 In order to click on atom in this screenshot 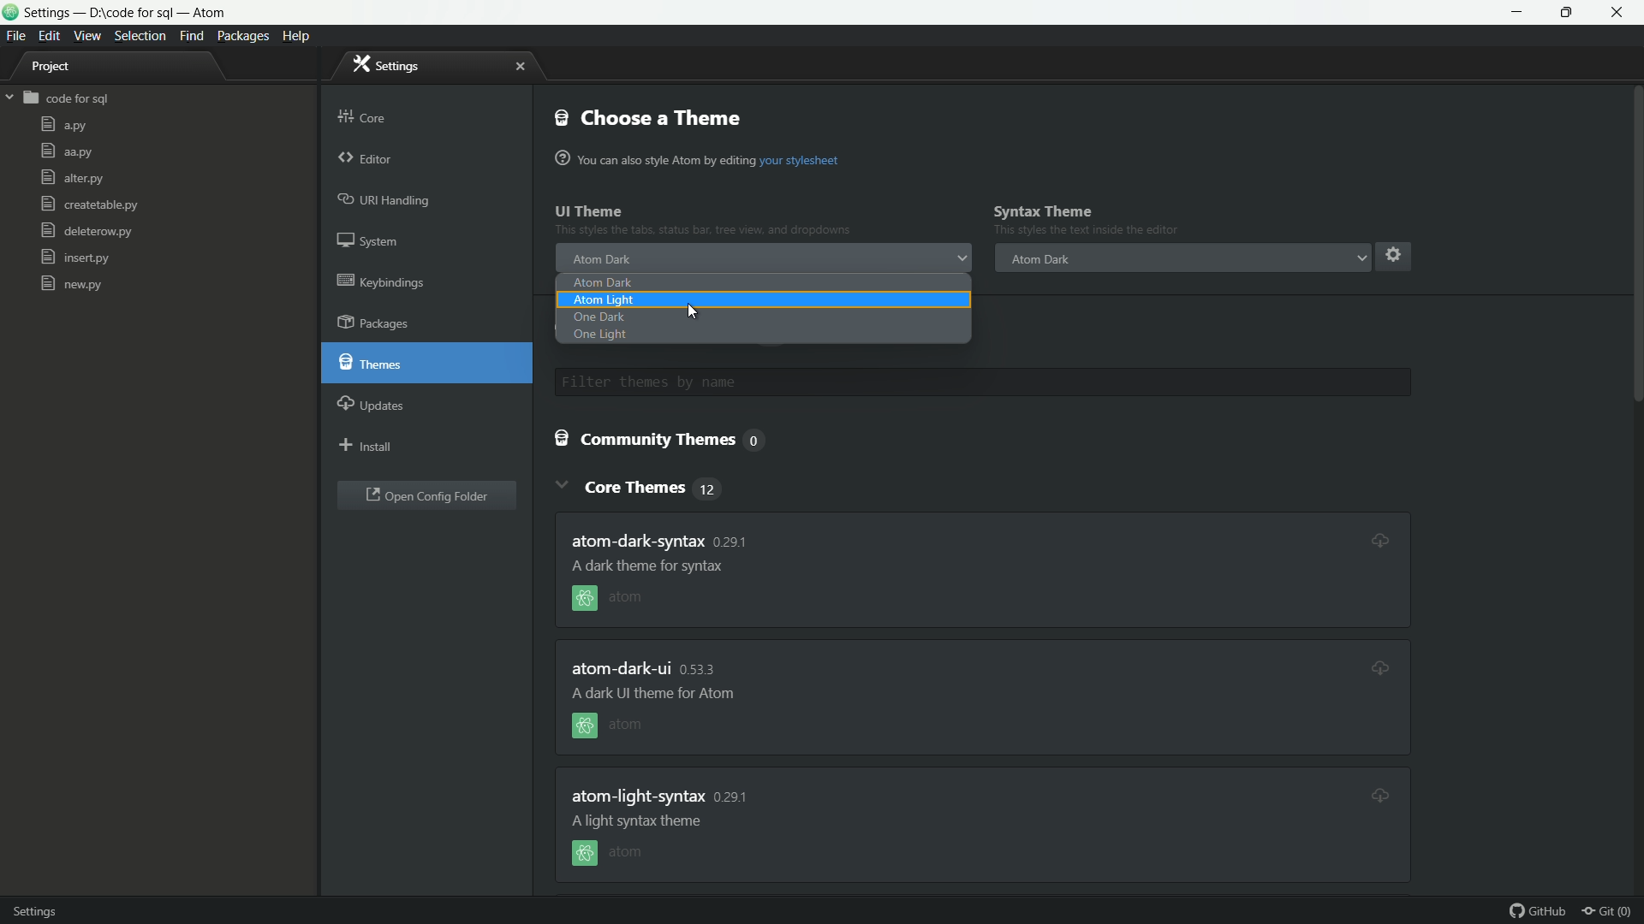, I will do `click(626, 599)`.